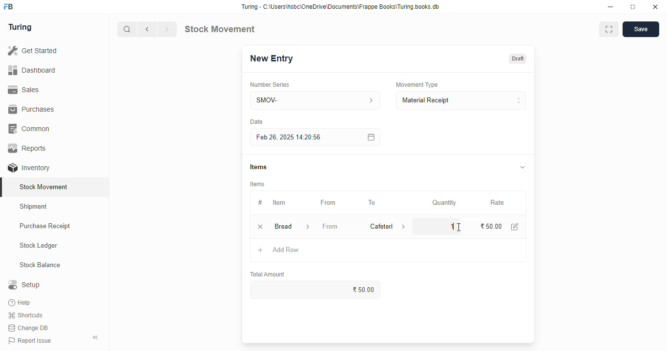 Image resolution: width=667 pixels, height=351 pixels. I want to click on edit, so click(515, 227).